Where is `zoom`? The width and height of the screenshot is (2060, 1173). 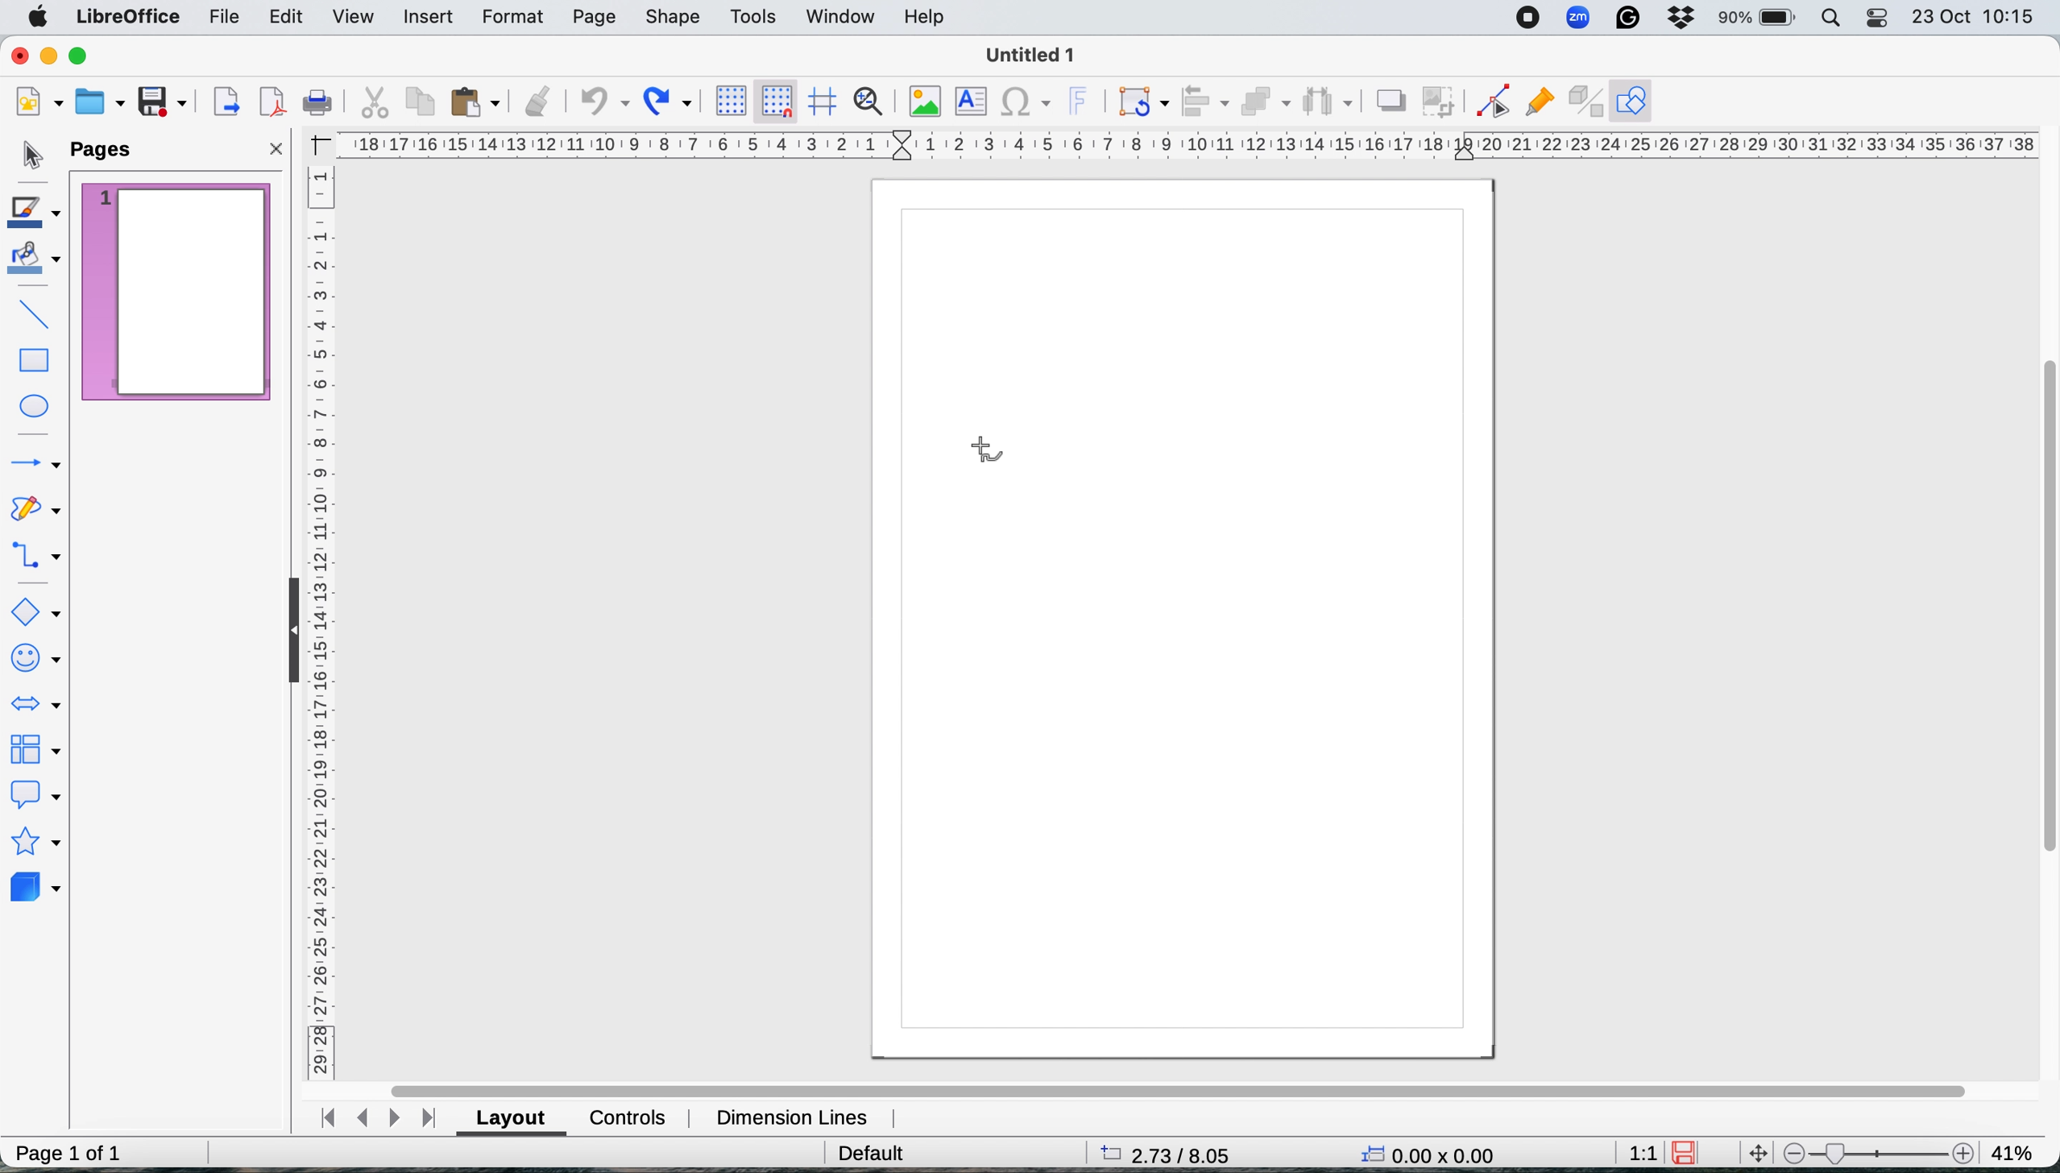
zoom is located at coordinates (1577, 19).